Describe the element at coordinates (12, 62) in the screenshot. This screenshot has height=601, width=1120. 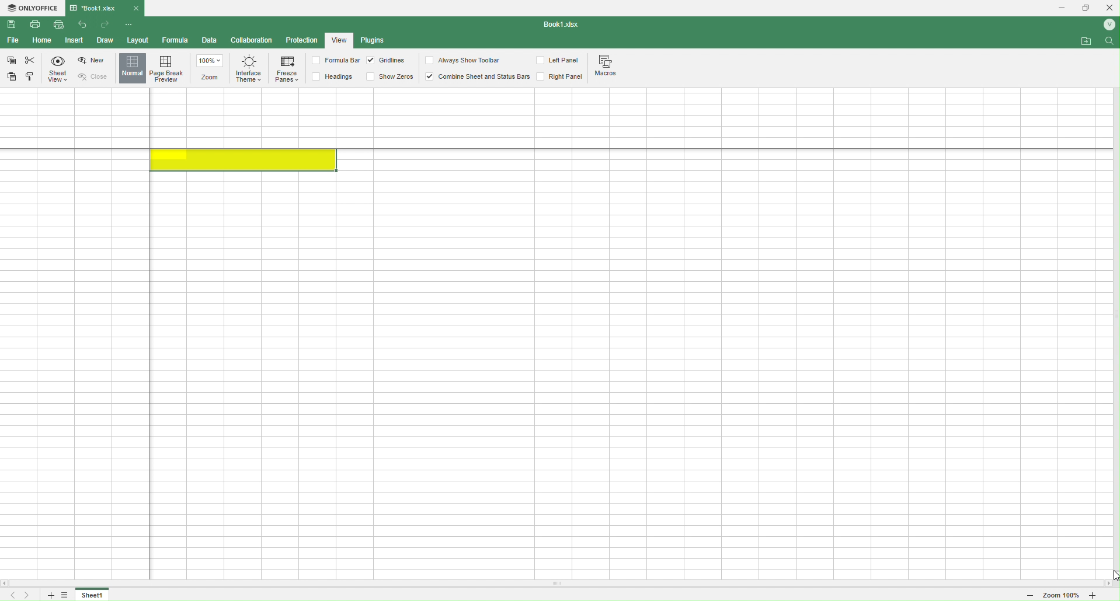
I see `Copy` at that location.